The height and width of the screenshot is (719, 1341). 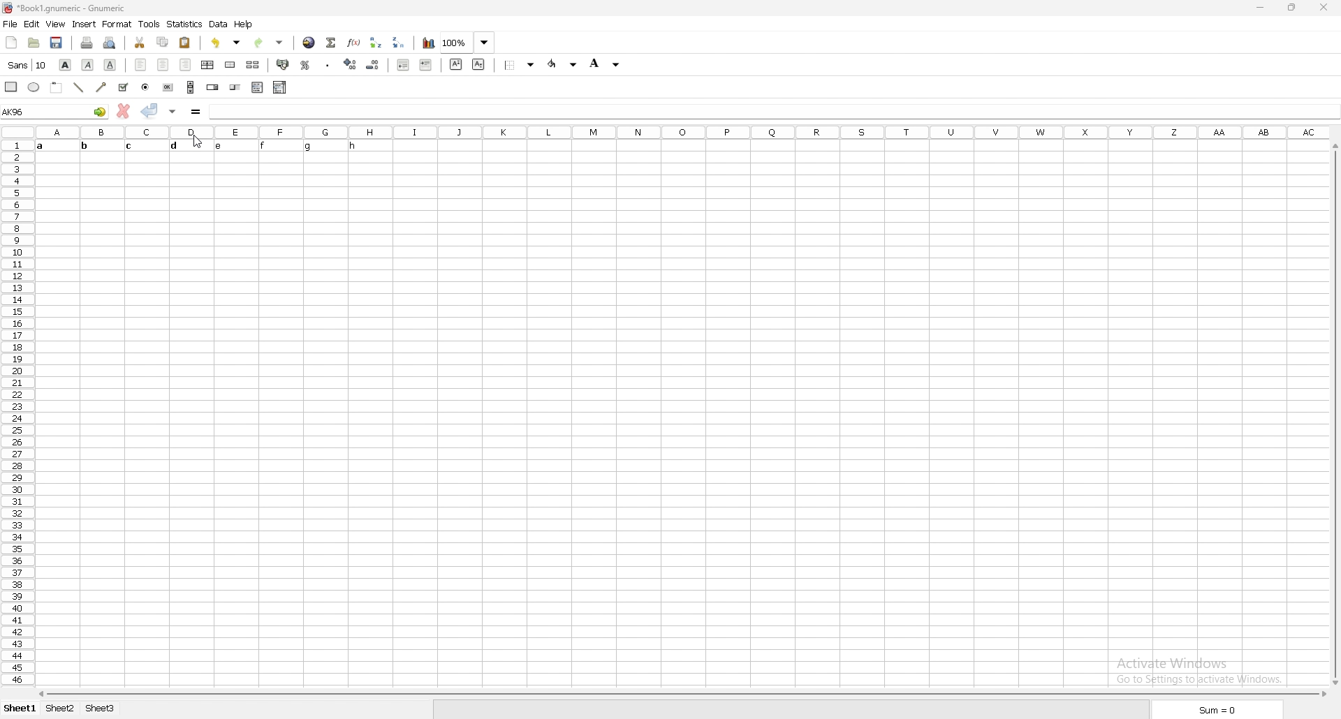 I want to click on tick box, so click(x=124, y=88).